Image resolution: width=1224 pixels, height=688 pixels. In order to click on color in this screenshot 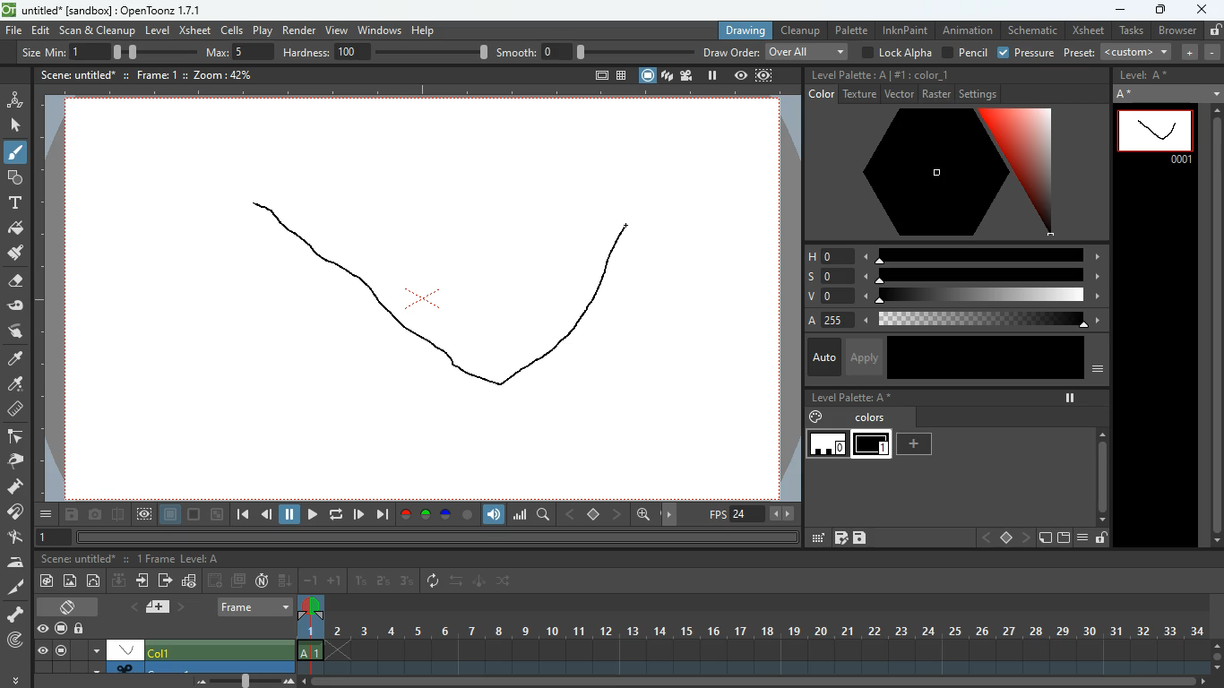, I will do `click(939, 173)`.